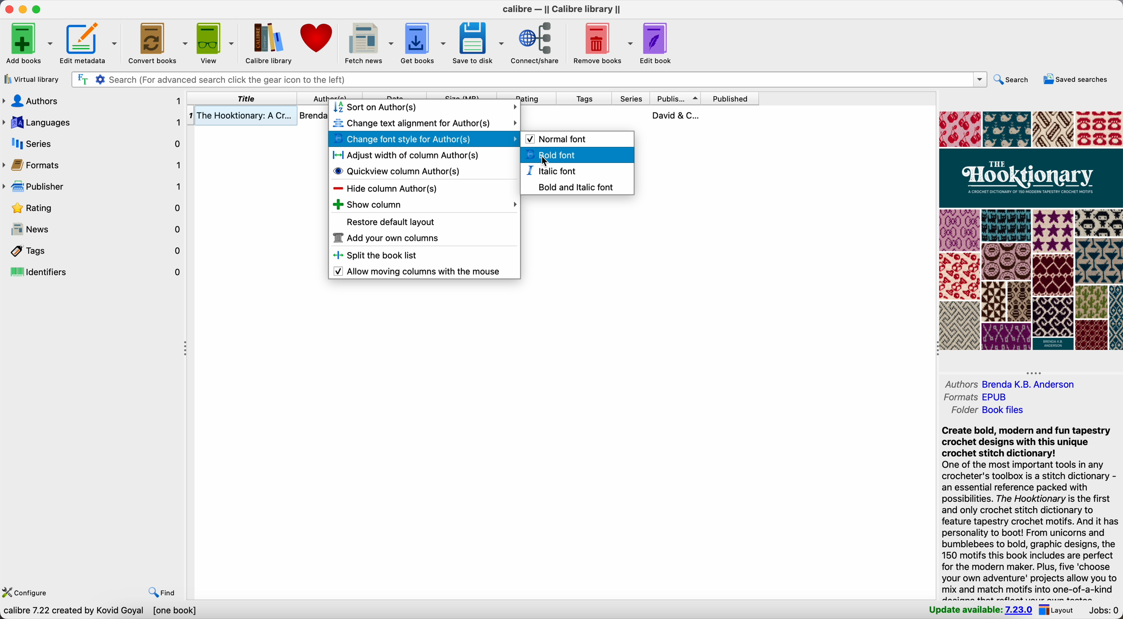 The width and height of the screenshot is (1123, 619). What do you see at coordinates (1031, 231) in the screenshot?
I see `book cover preview` at bounding box center [1031, 231].